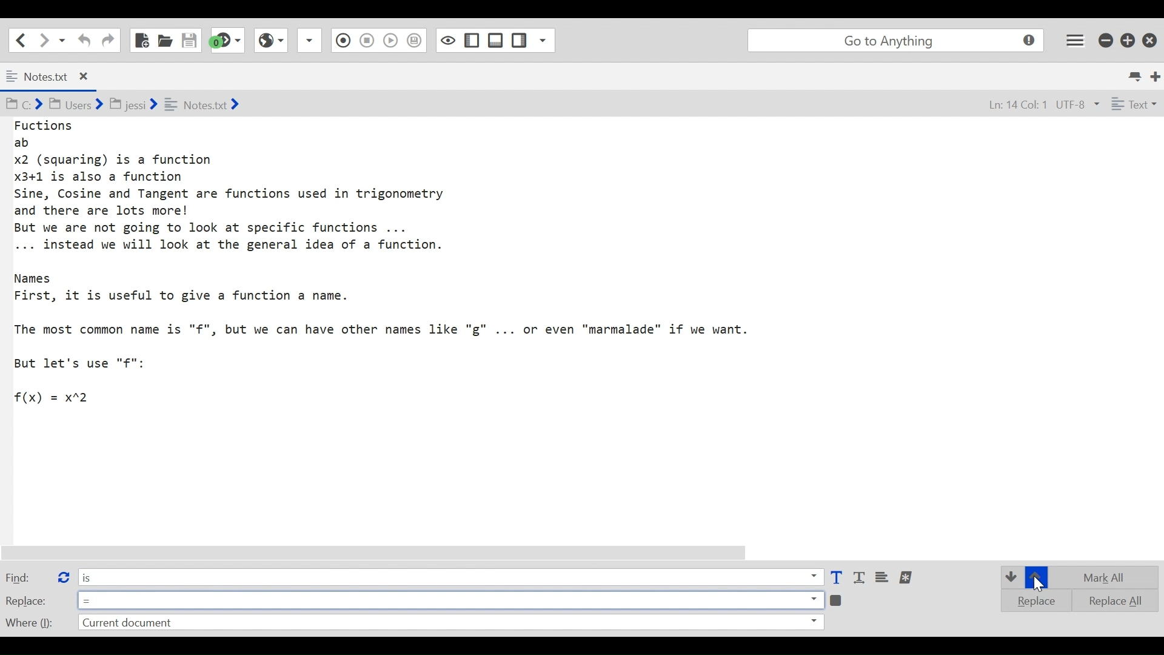 This screenshot has height=655, width=1164. Describe the element at coordinates (366, 39) in the screenshot. I see `View in Browser` at that location.